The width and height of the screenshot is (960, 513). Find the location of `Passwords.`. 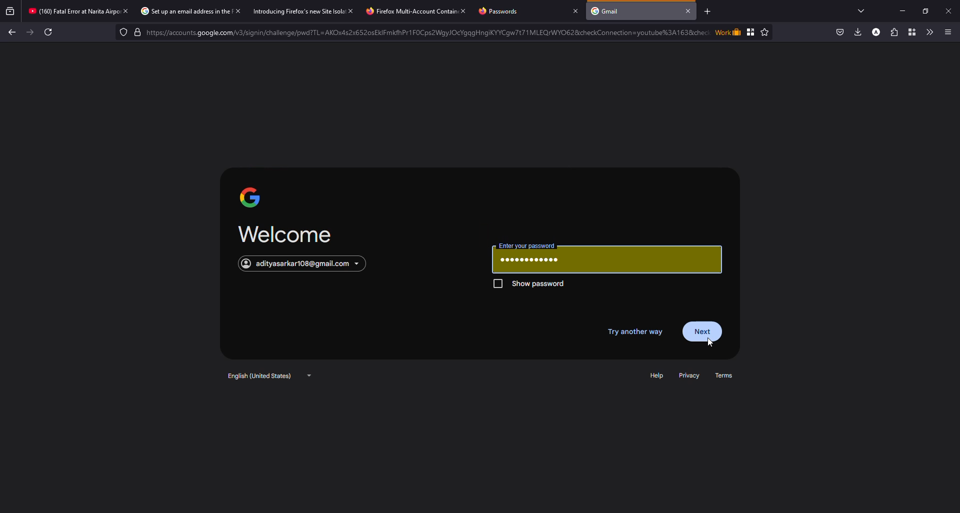

Passwords. is located at coordinates (503, 10).